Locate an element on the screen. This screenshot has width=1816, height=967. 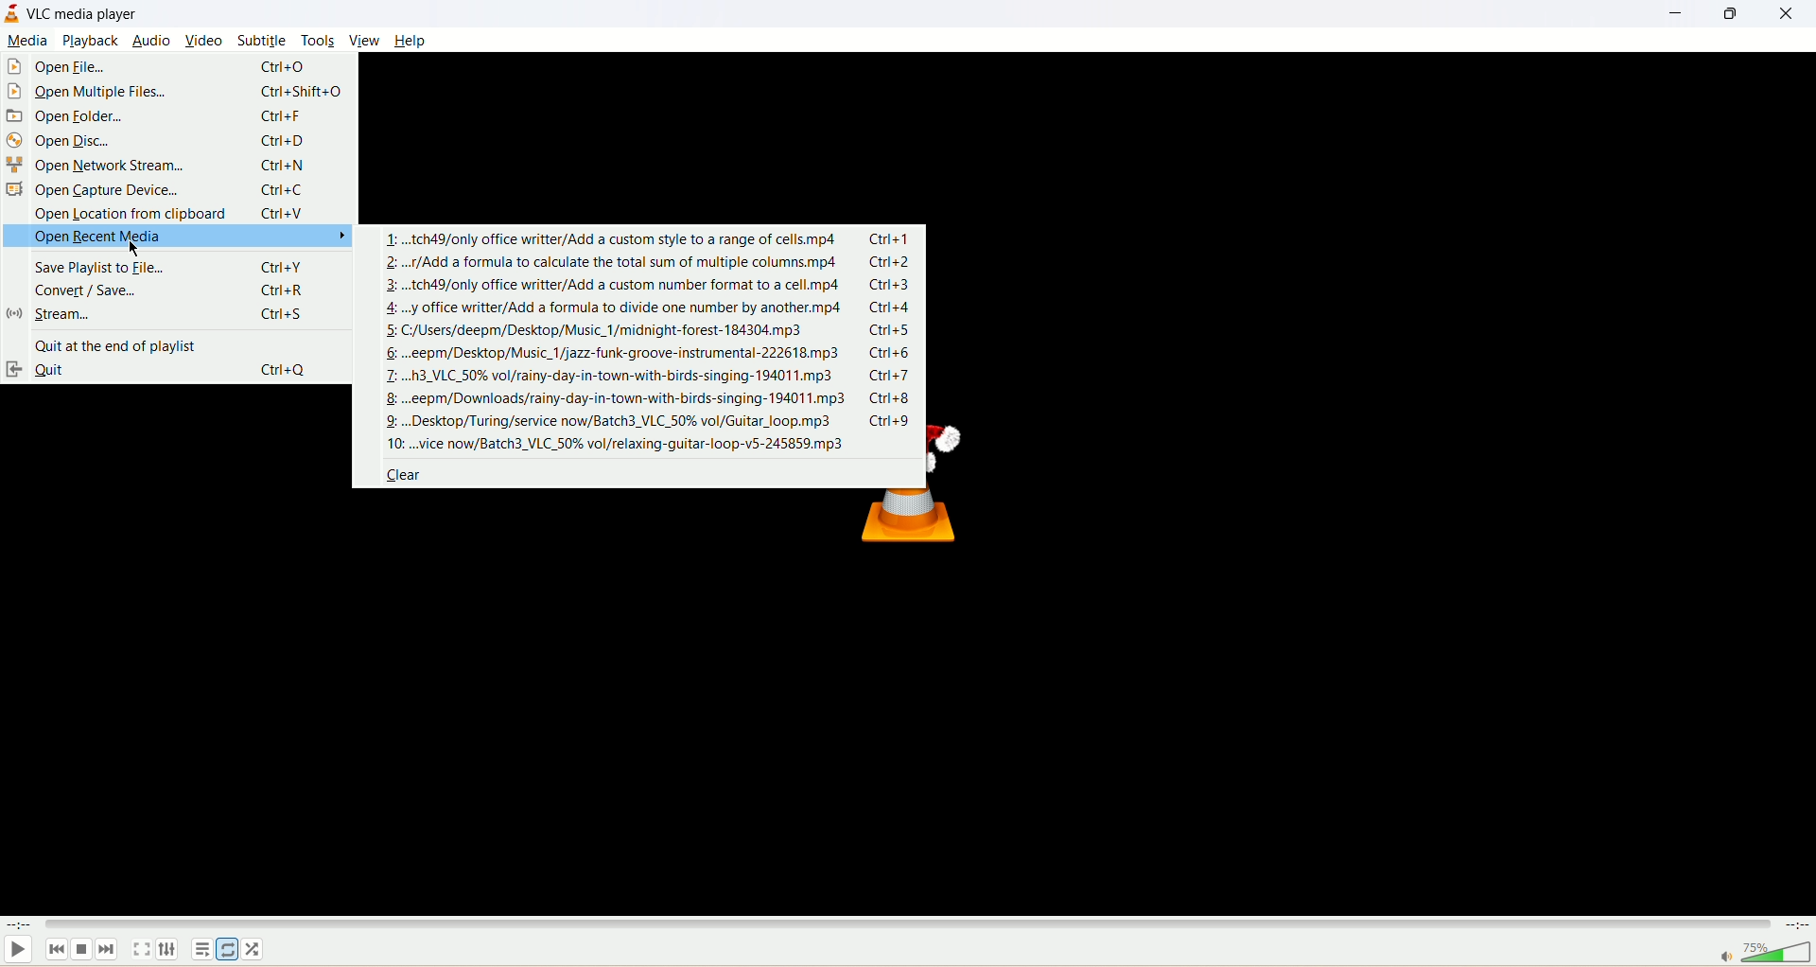
stop is located at coordinates (79, 951).